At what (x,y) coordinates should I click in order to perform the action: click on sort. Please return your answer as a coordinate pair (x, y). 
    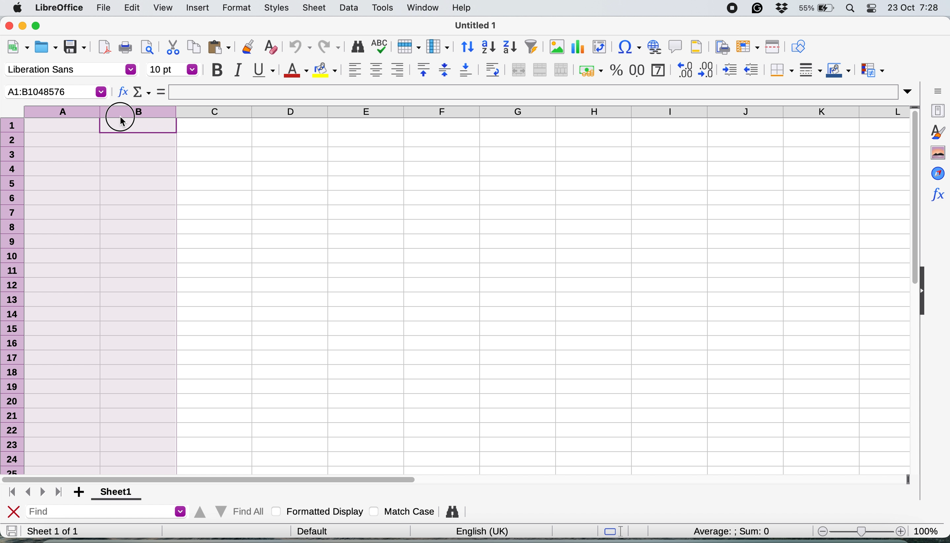
    Looking at the image, I should click on (465, 47).